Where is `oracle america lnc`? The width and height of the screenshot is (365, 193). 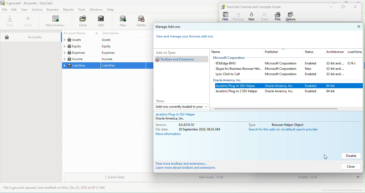 oracle america lnc is located at coordinates (281, 92).